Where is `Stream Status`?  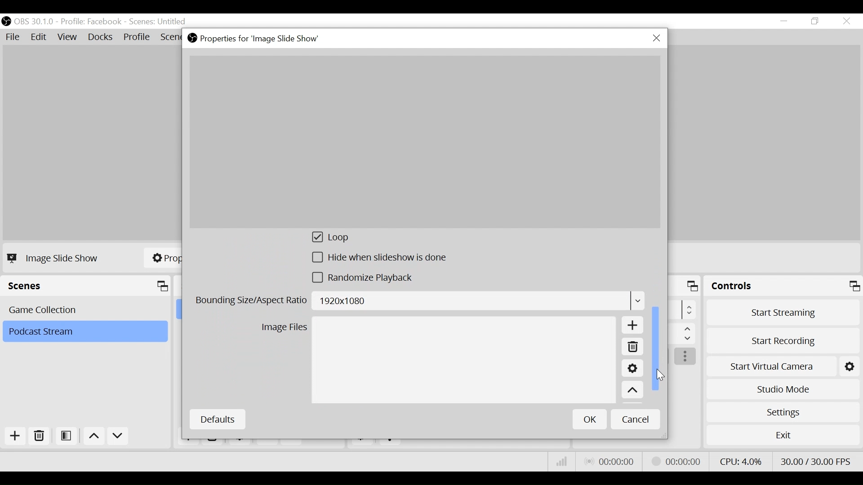
Stream Status is located at coordinates (676, 460).